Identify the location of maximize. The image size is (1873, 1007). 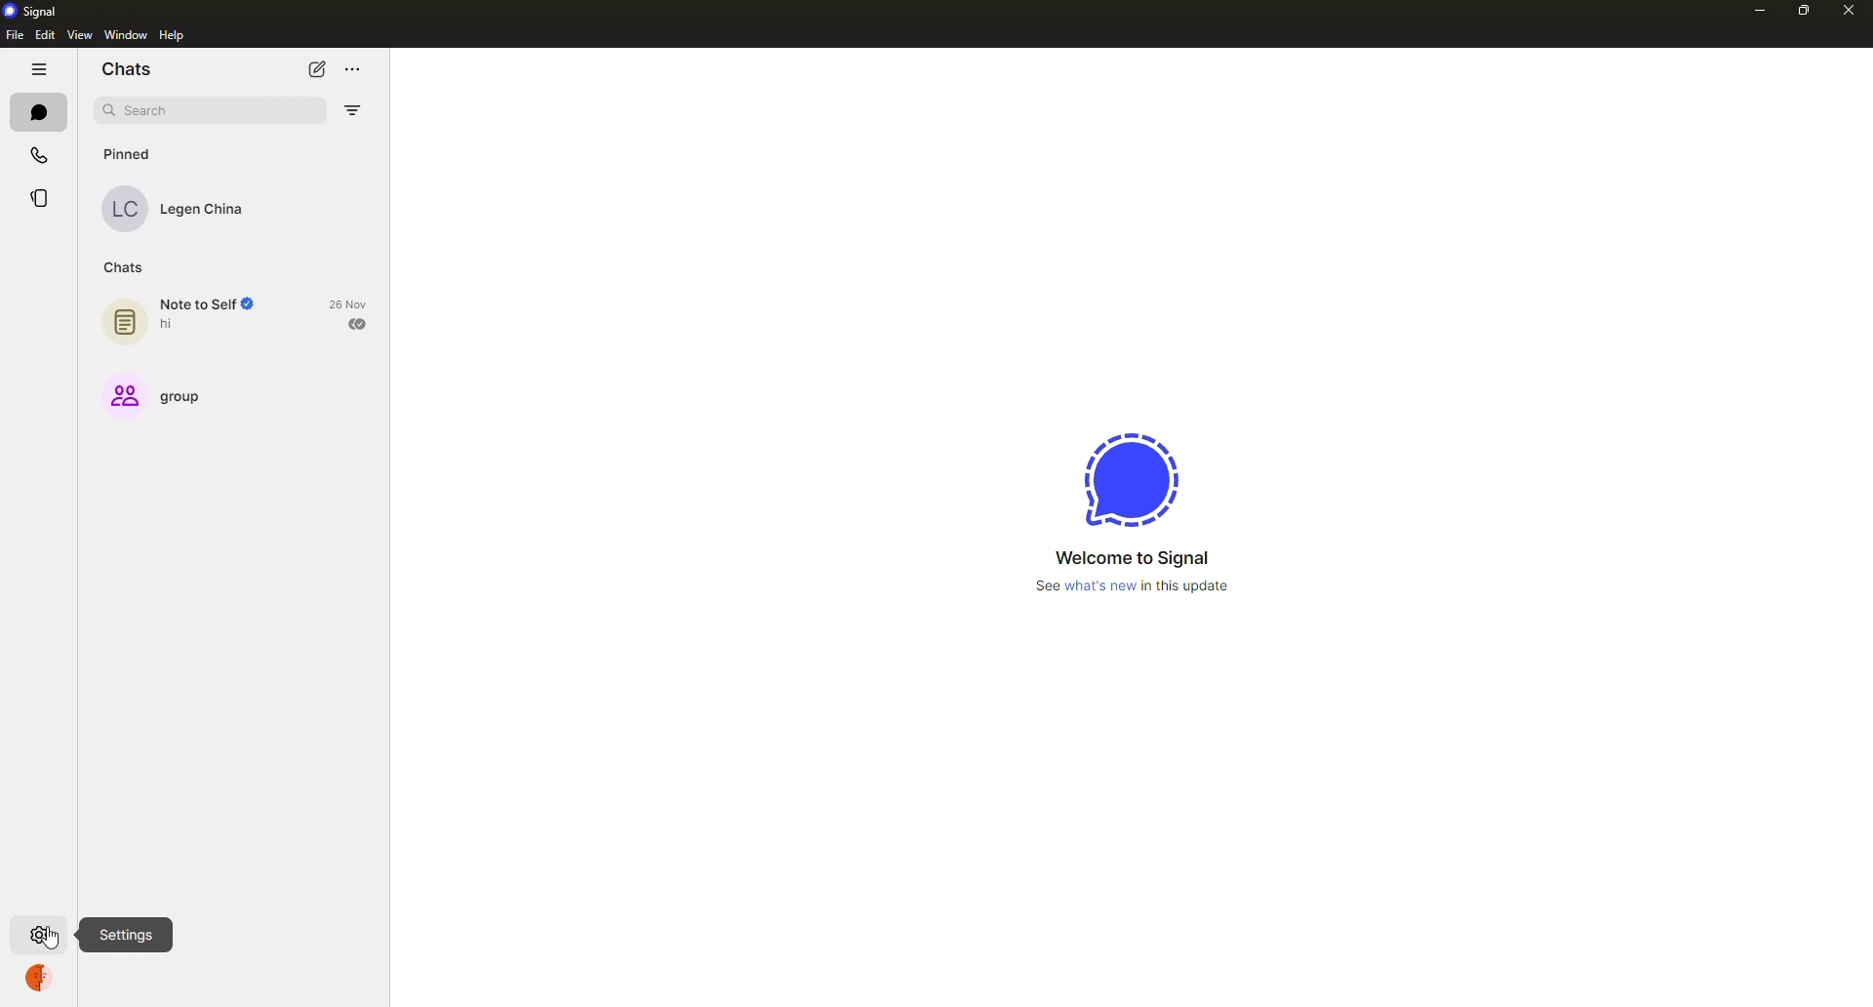
(1800, 11).